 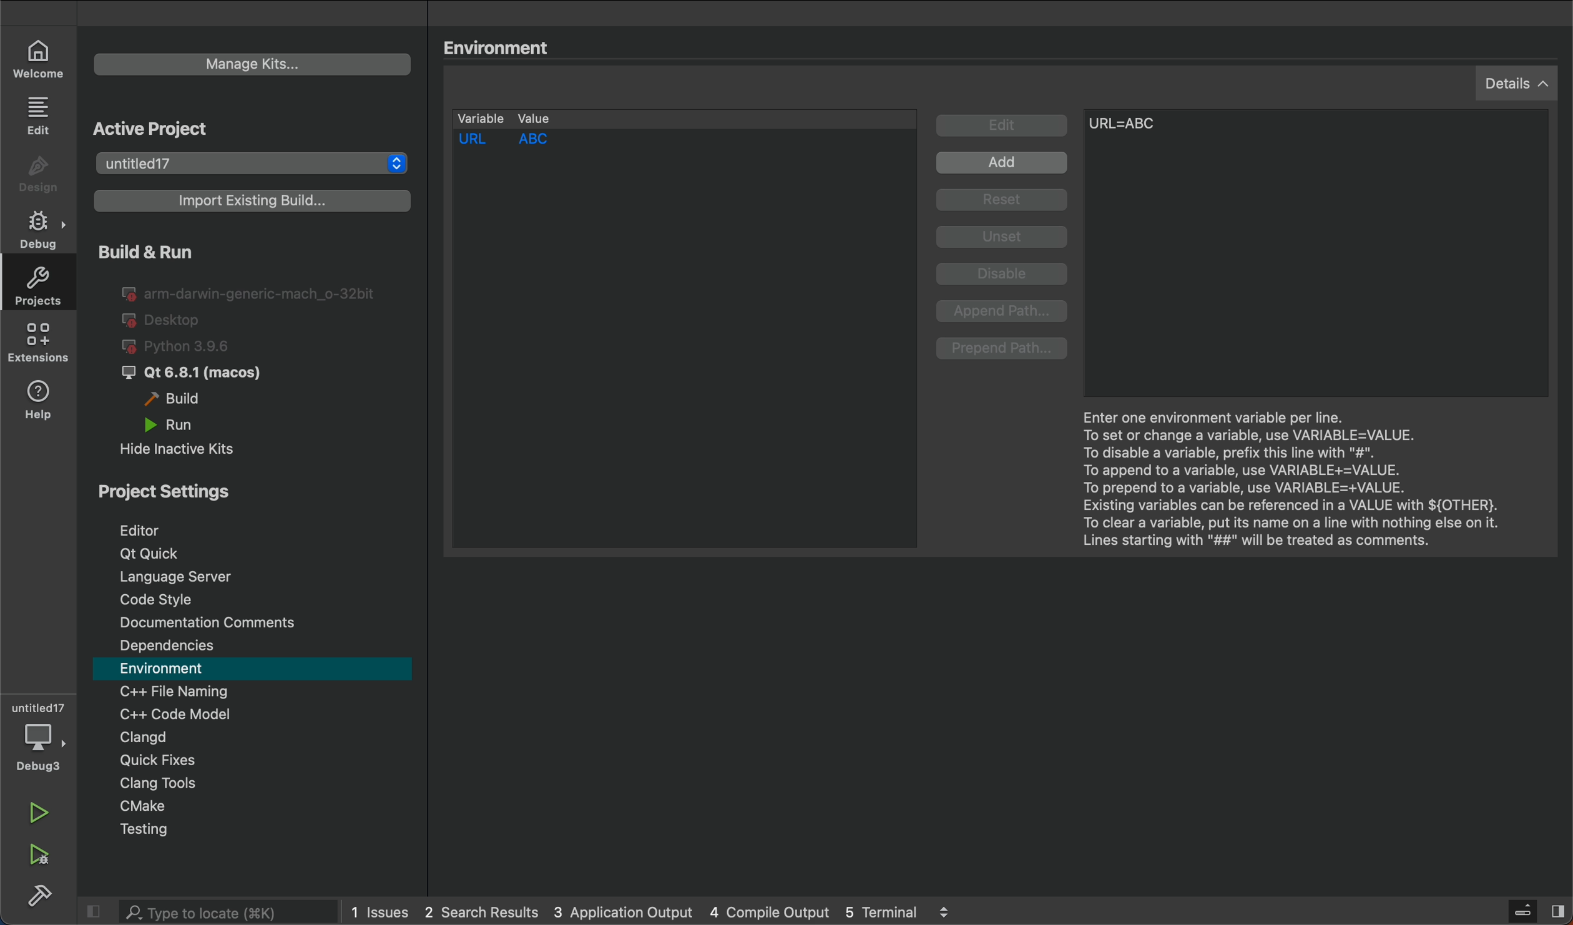 I want to click on toggle sidebar, so click(x=1531, y=911).